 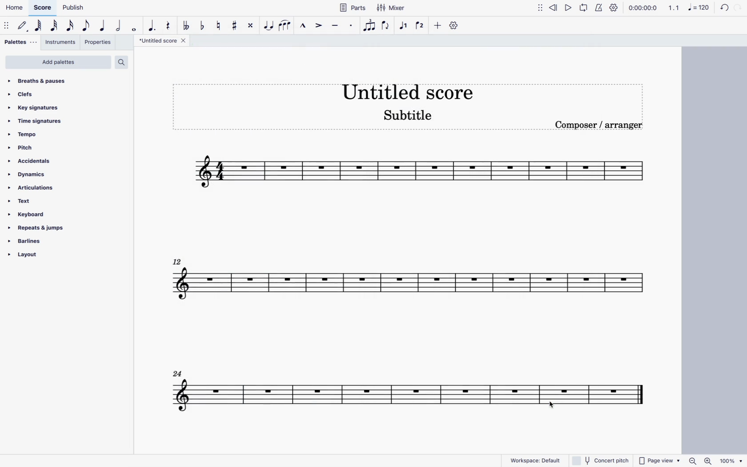 What do you see at coordinates (408, 89) in the screenshot?
I see `score title` at bounding box center [408, 89].